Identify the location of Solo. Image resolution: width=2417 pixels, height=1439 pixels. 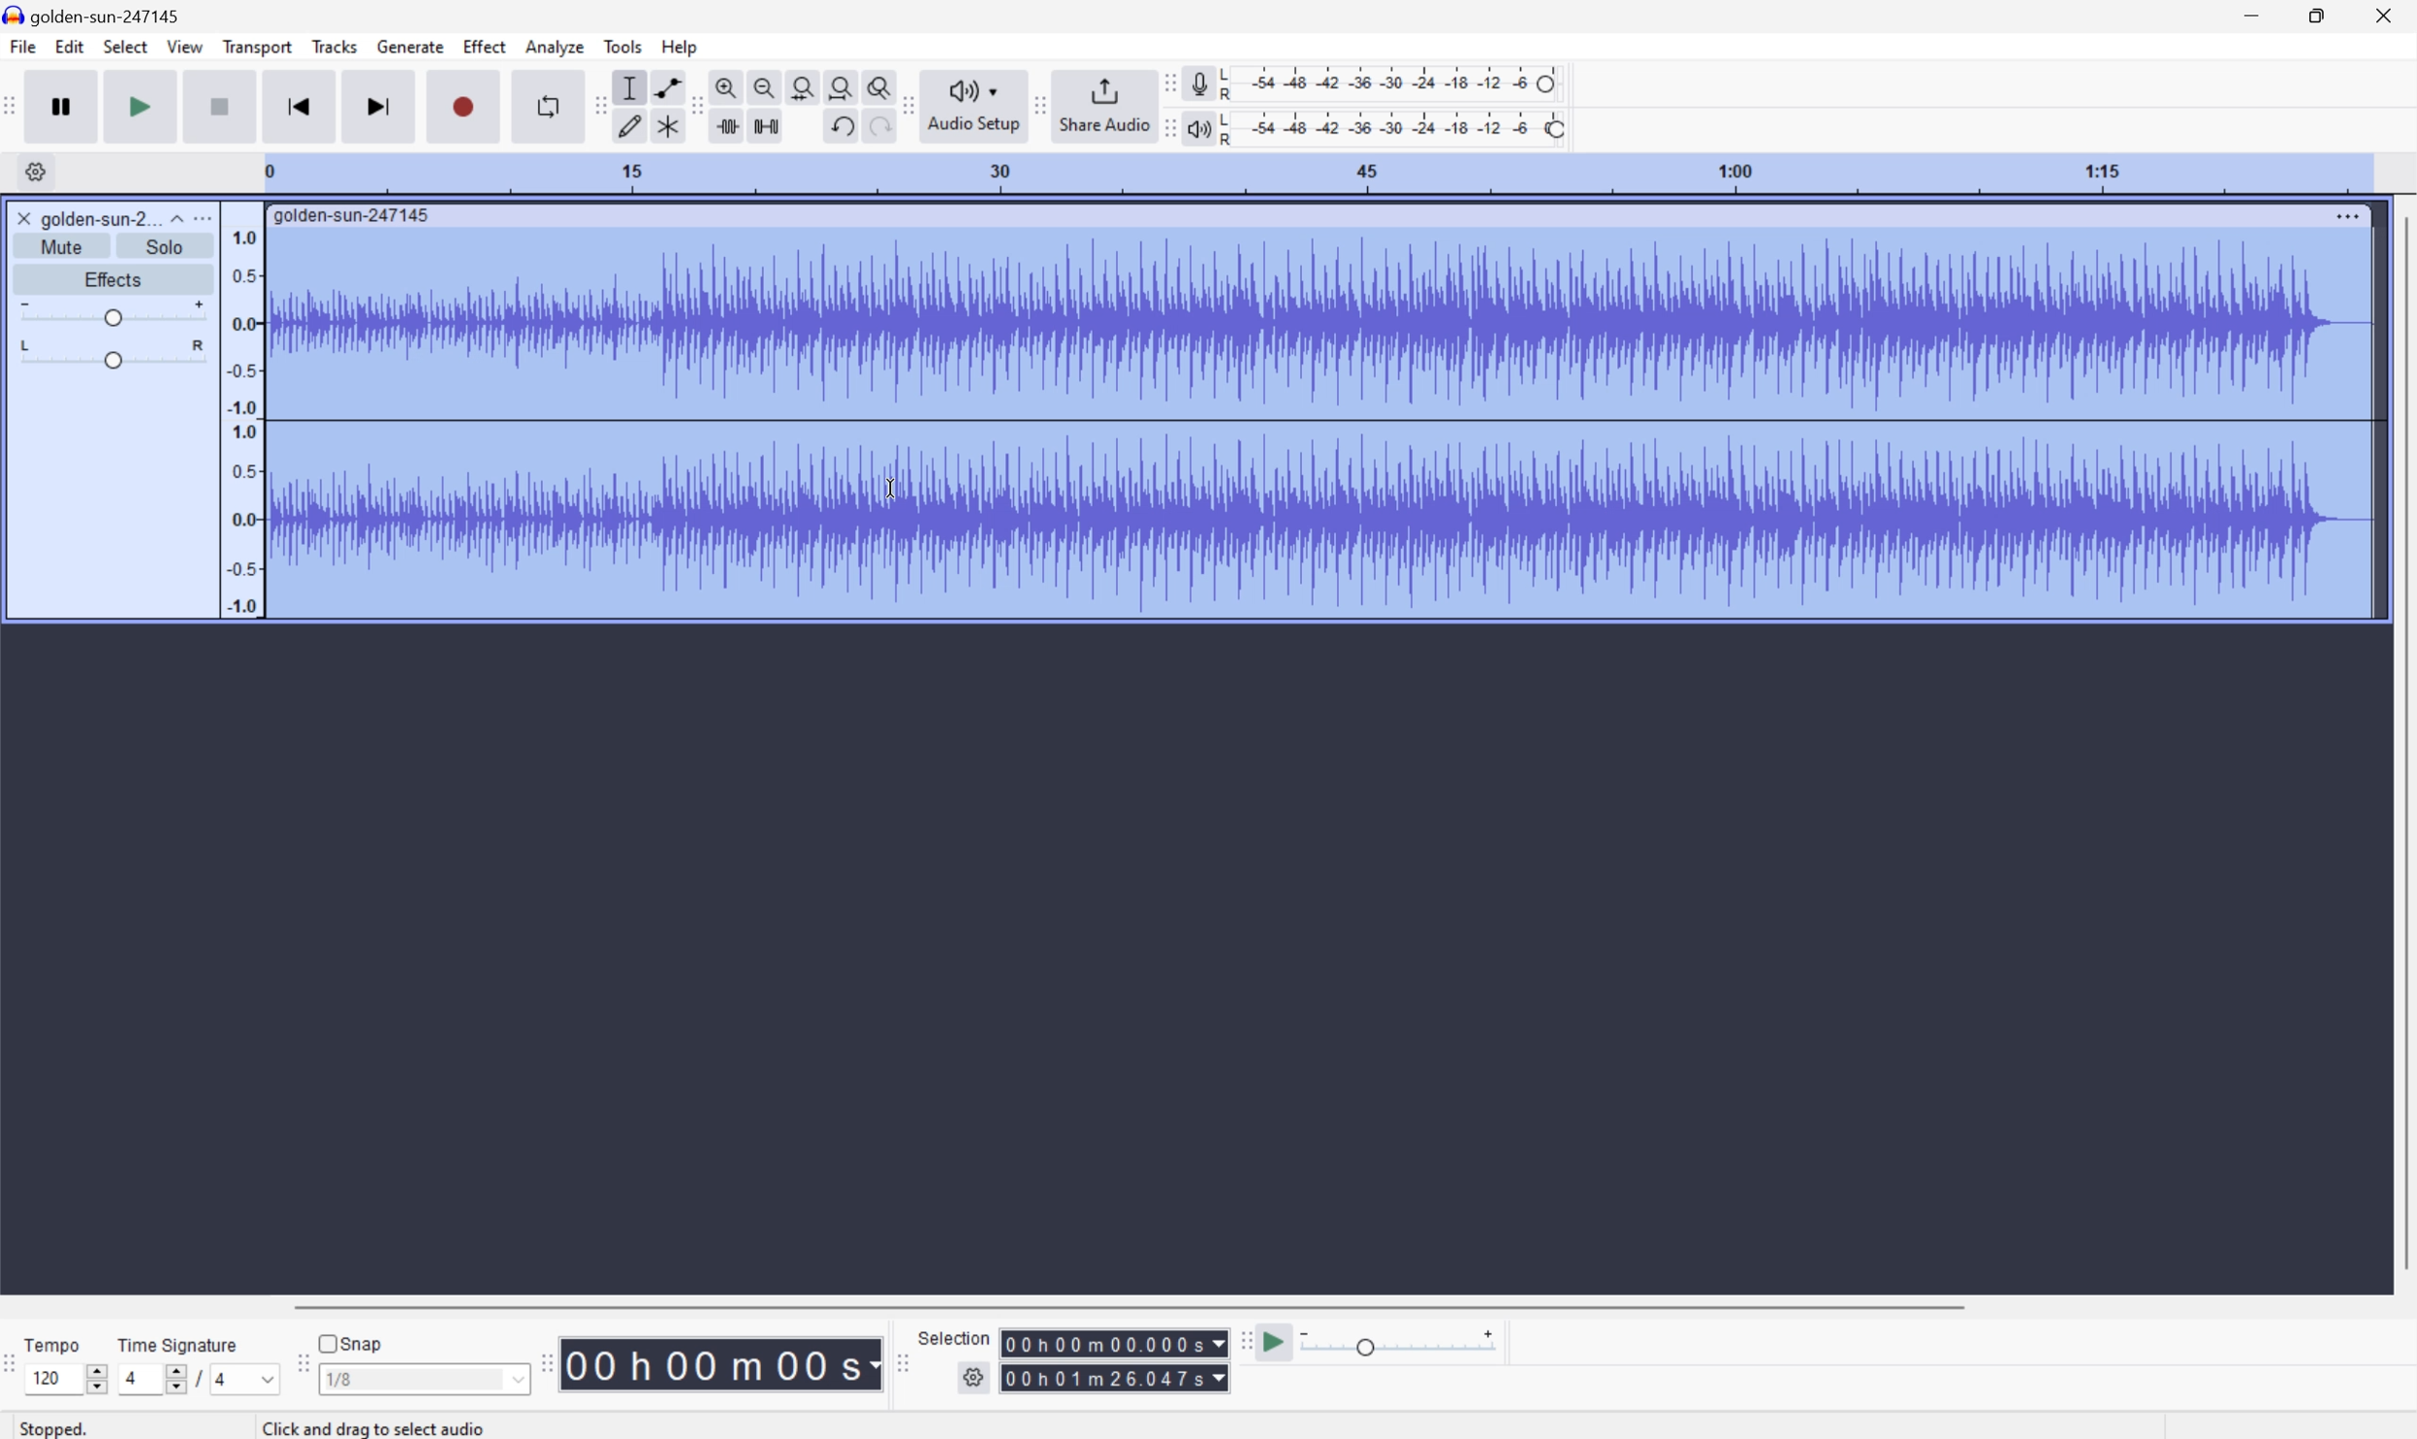
(165, 246).